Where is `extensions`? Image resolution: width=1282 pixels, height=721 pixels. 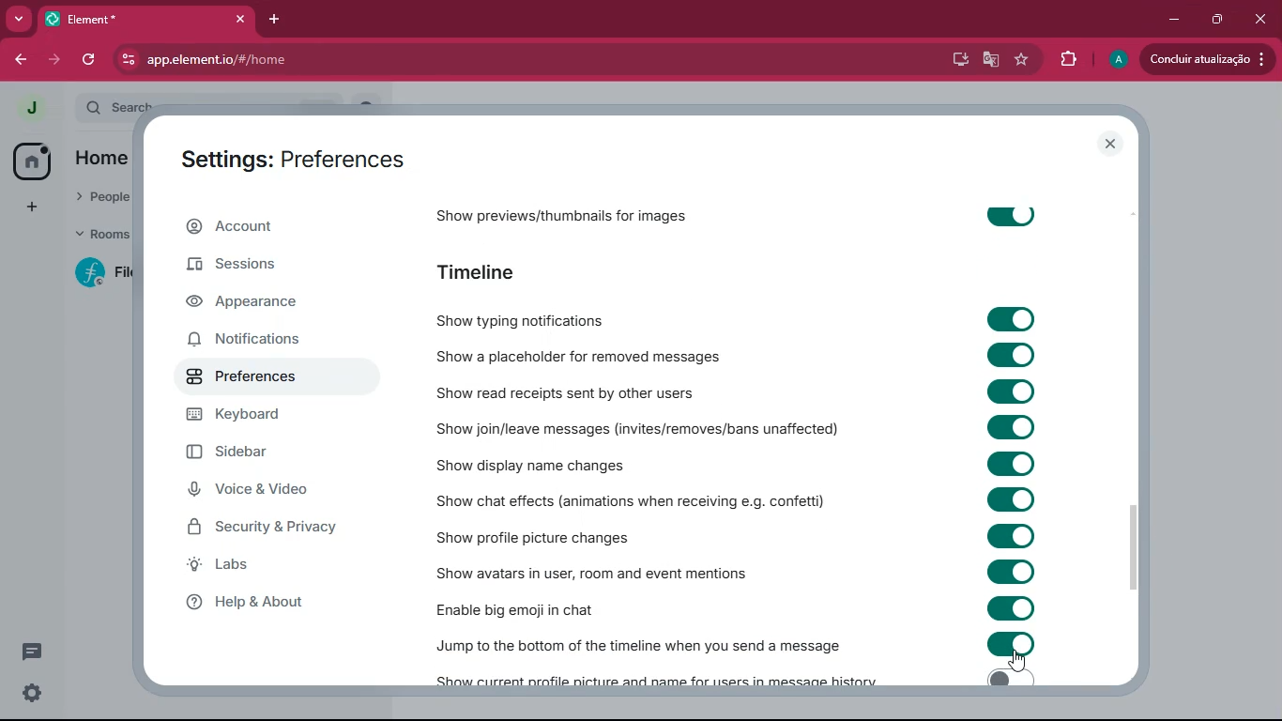
extensions is located at coordinates (1069, 60).